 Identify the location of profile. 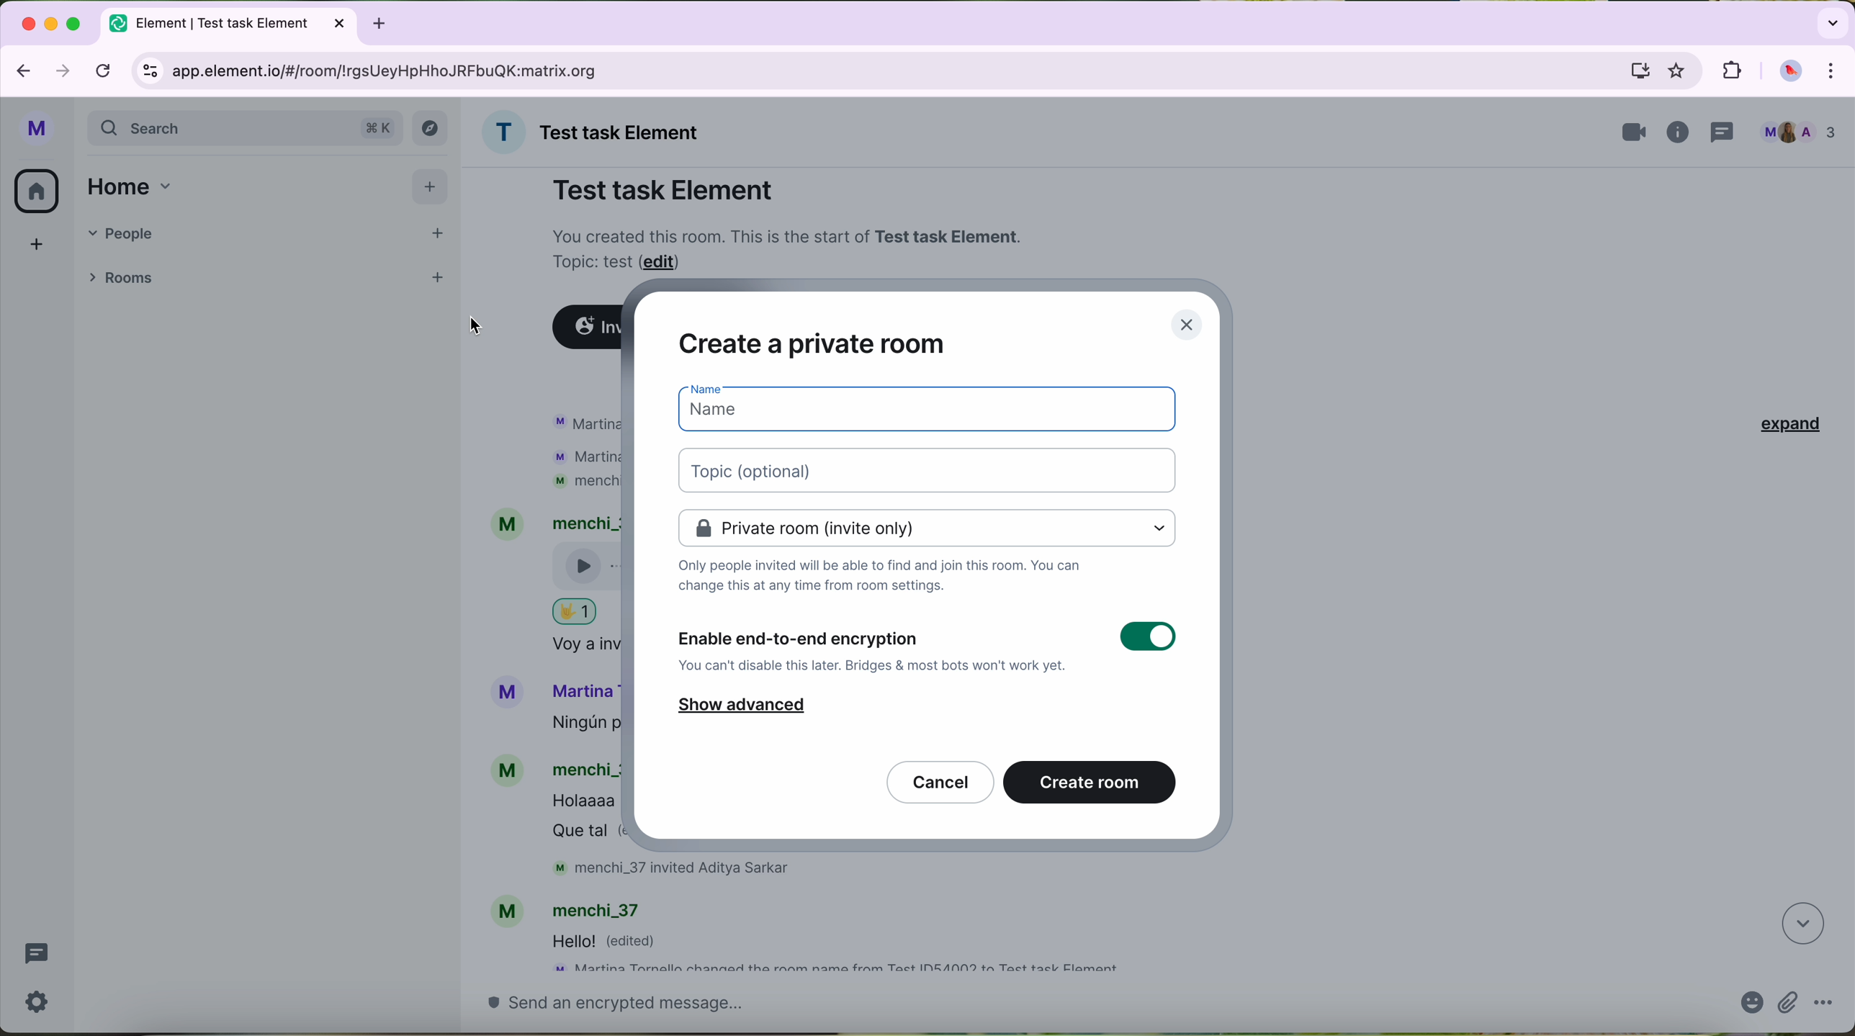
(37, 131).